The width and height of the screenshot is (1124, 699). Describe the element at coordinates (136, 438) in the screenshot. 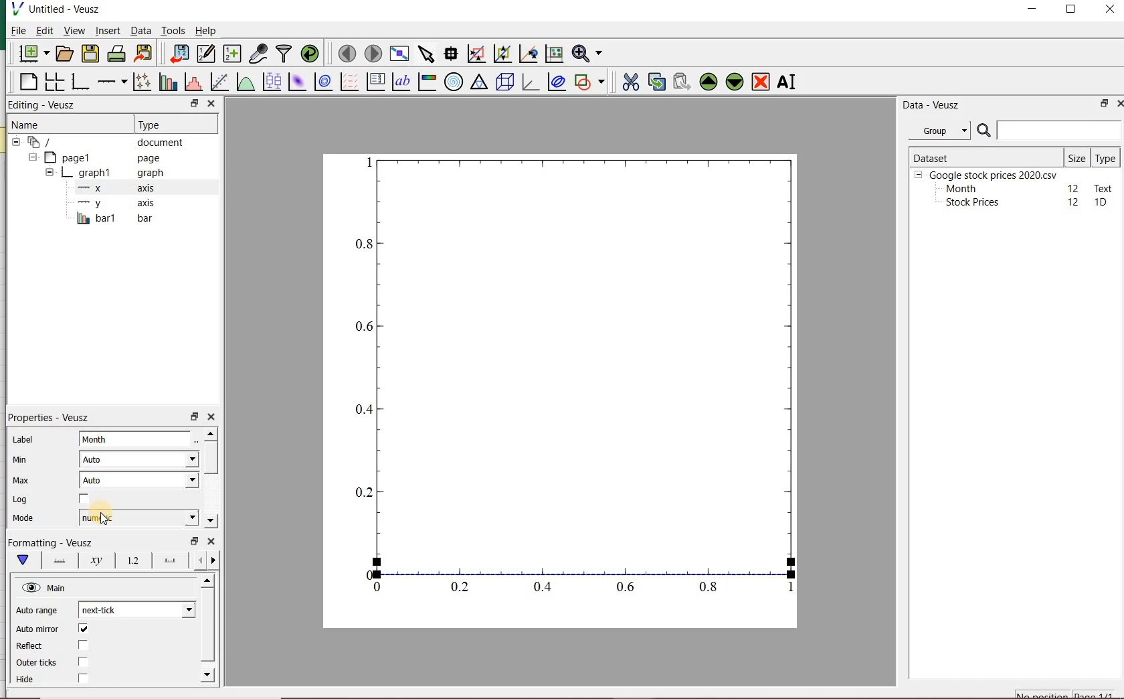

I see `input field` at that location.